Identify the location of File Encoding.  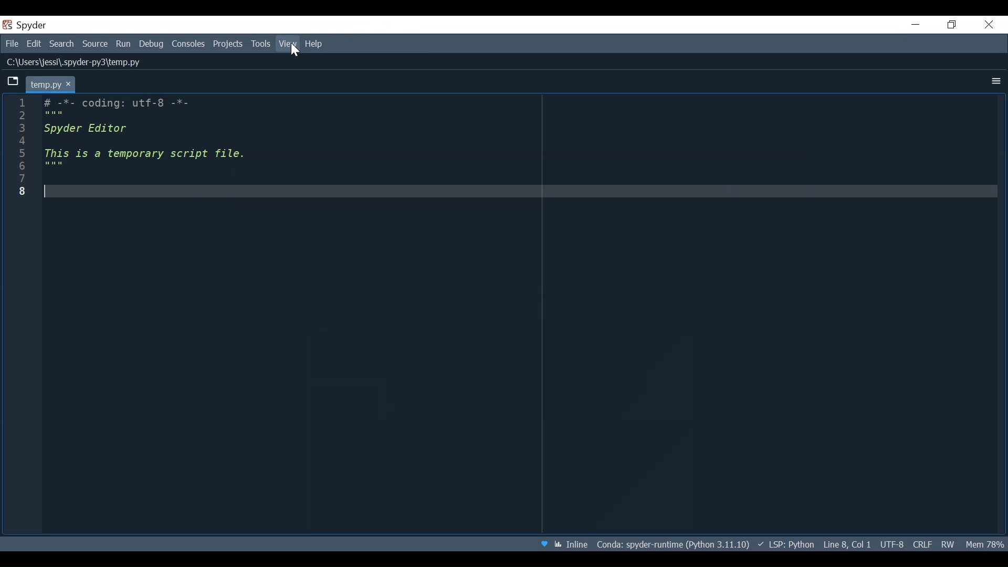
(892, 544).